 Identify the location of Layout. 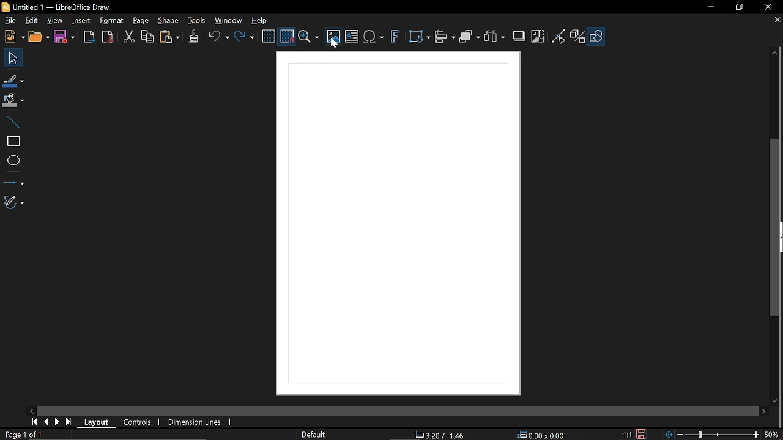
(96, 422).